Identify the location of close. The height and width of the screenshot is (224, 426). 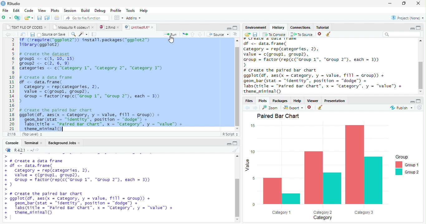
(93, 27).